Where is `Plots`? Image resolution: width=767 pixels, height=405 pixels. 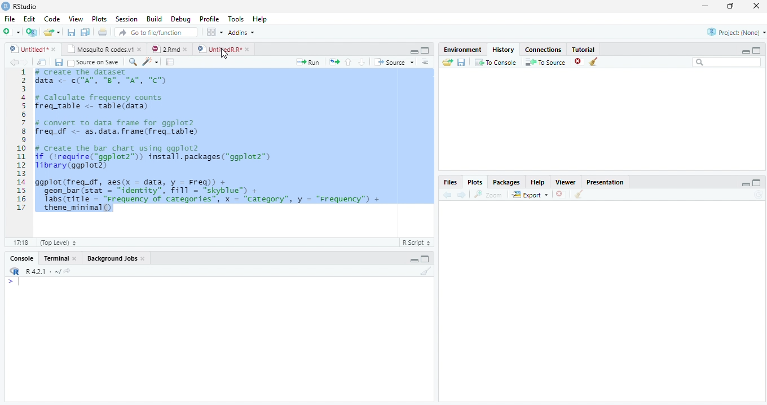
Plots is located at coordinates (100, 20).